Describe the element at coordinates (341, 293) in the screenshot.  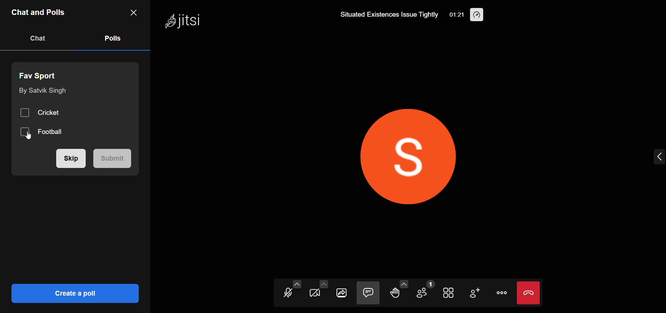
I see `screen share` at that location.